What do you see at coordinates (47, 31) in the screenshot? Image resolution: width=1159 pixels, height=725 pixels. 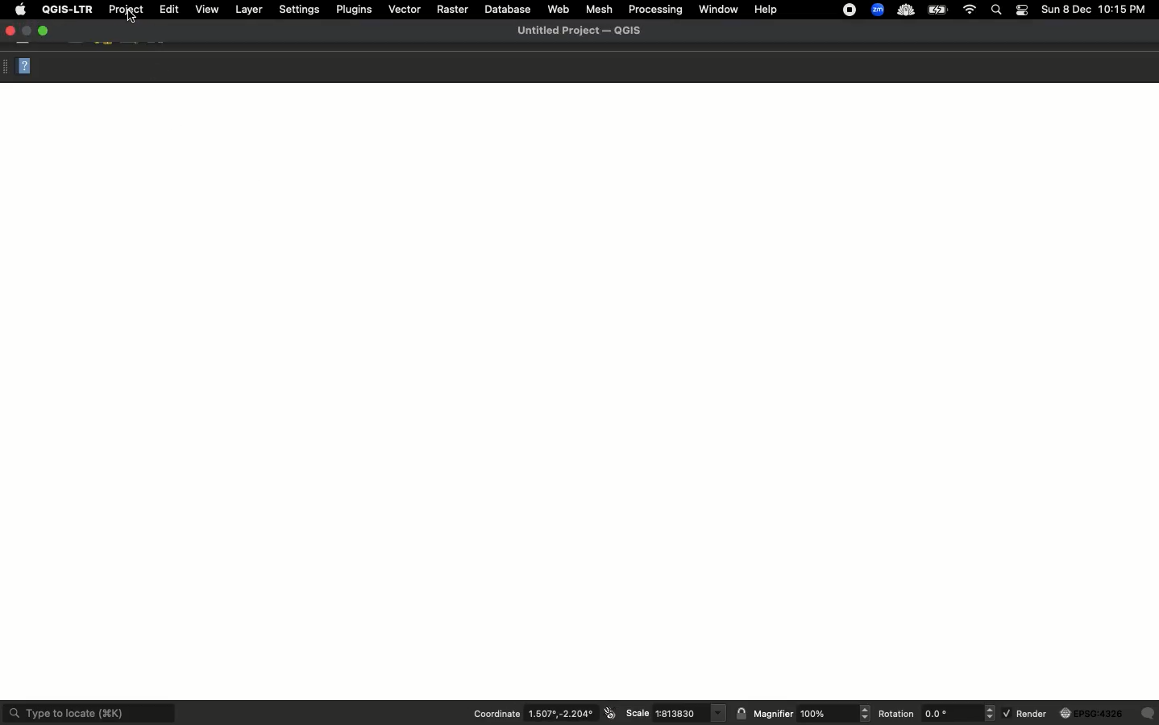 I see `Maximize` at bounding box center [47, 31].